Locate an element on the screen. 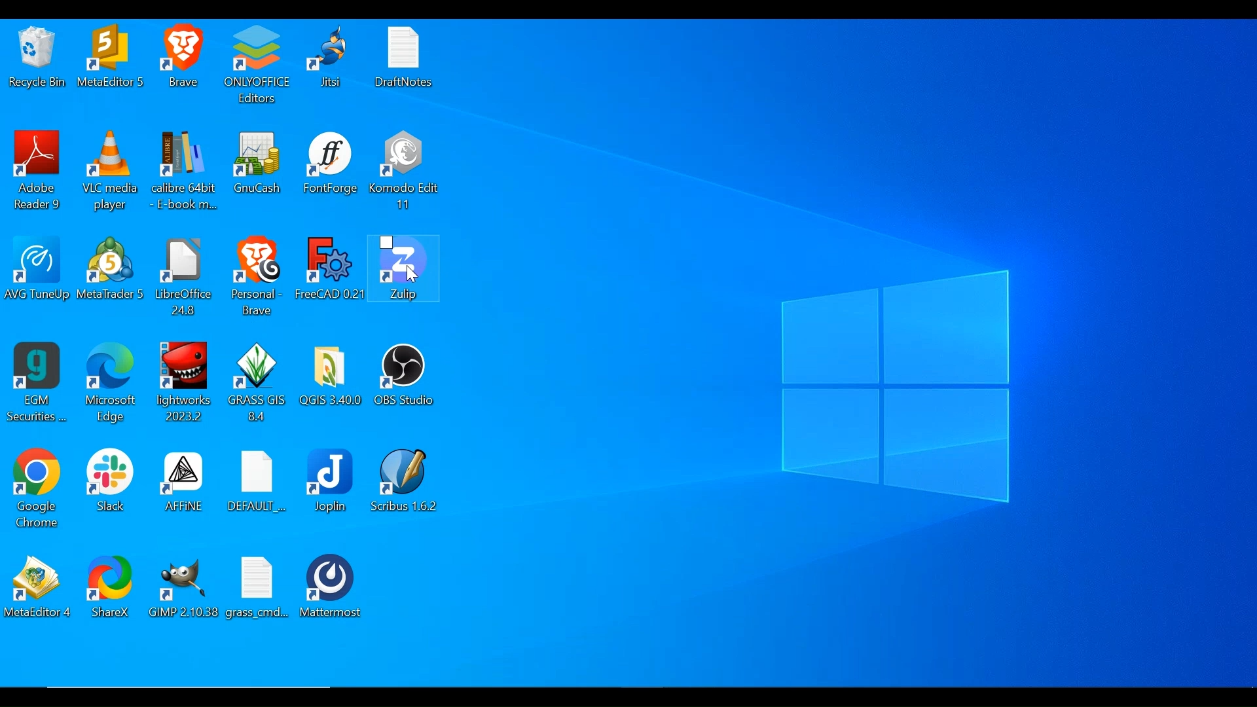 This screenshot has height=707, width=1257. zulip Desktop Icon is located at coordinates (407, 270).